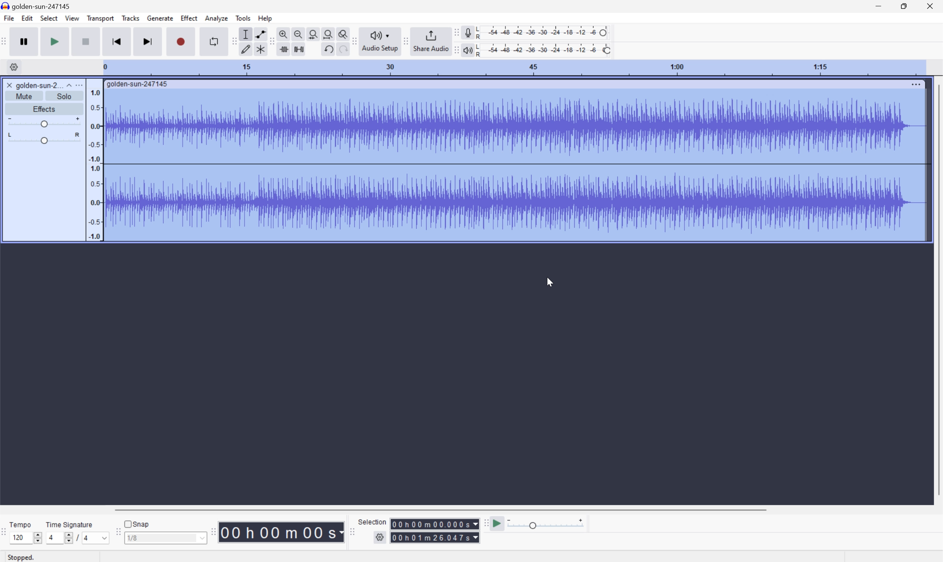  What do you see at coordinates (94, 164) in the screenshot?
I see `Frequencies` at bounding box center [94, 164].